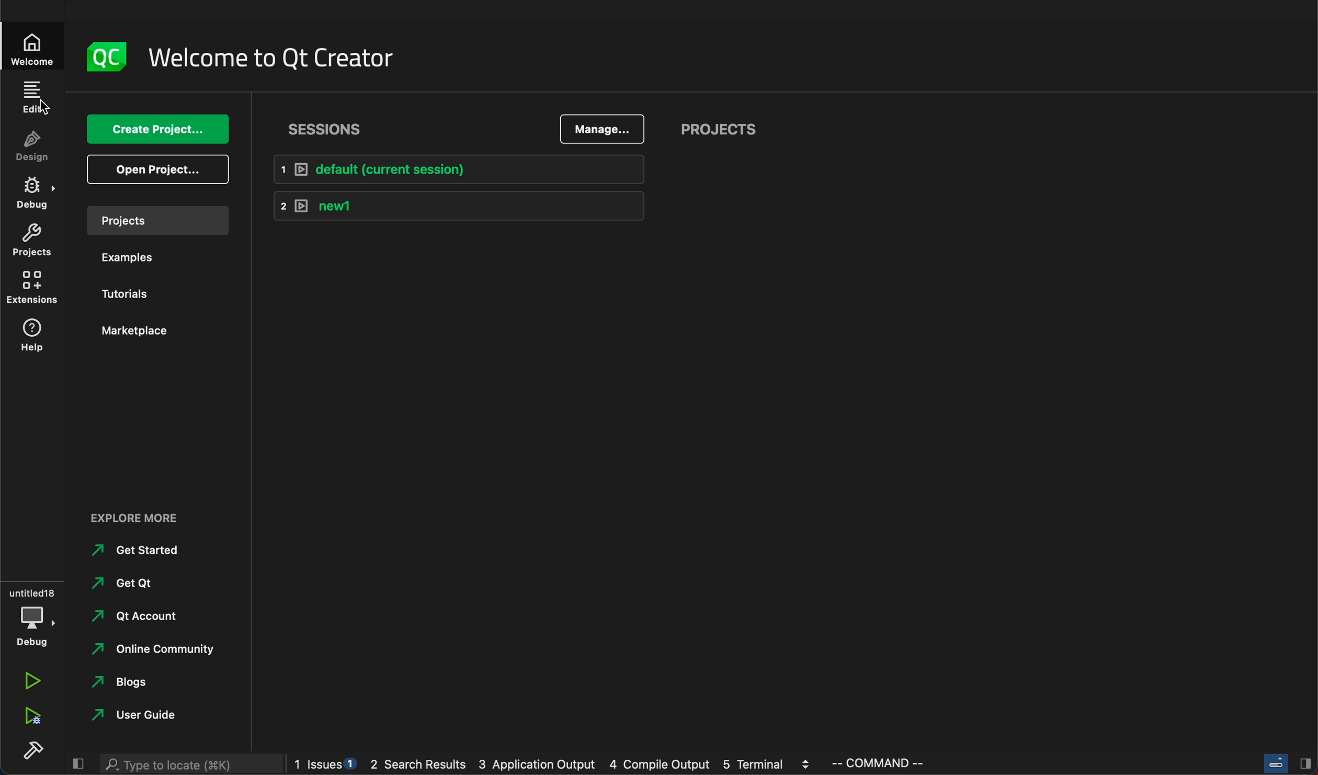 Image resolution: width=1318 pixels, height=775 pixels. I want to click on account, so click(140, 617).